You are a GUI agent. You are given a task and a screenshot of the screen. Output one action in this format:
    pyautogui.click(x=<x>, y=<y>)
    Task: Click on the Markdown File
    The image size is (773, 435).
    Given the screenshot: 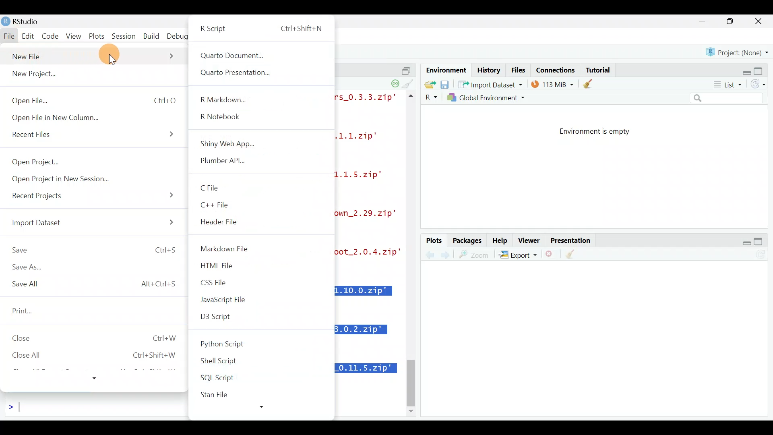 What is the action you would take?
    pyautogui.click(x=224, y=247)
    